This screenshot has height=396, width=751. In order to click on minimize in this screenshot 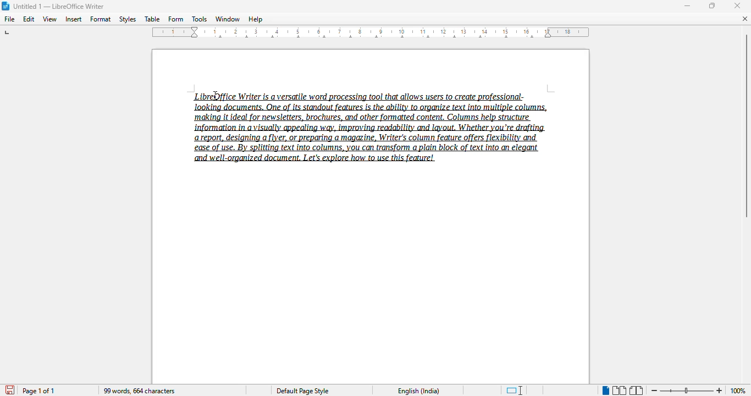, I will do `click(688, 5)`.